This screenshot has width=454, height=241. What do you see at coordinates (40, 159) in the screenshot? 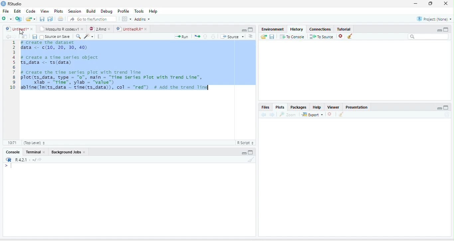
I see `View the current working directory` at bounding box center [40, 159].